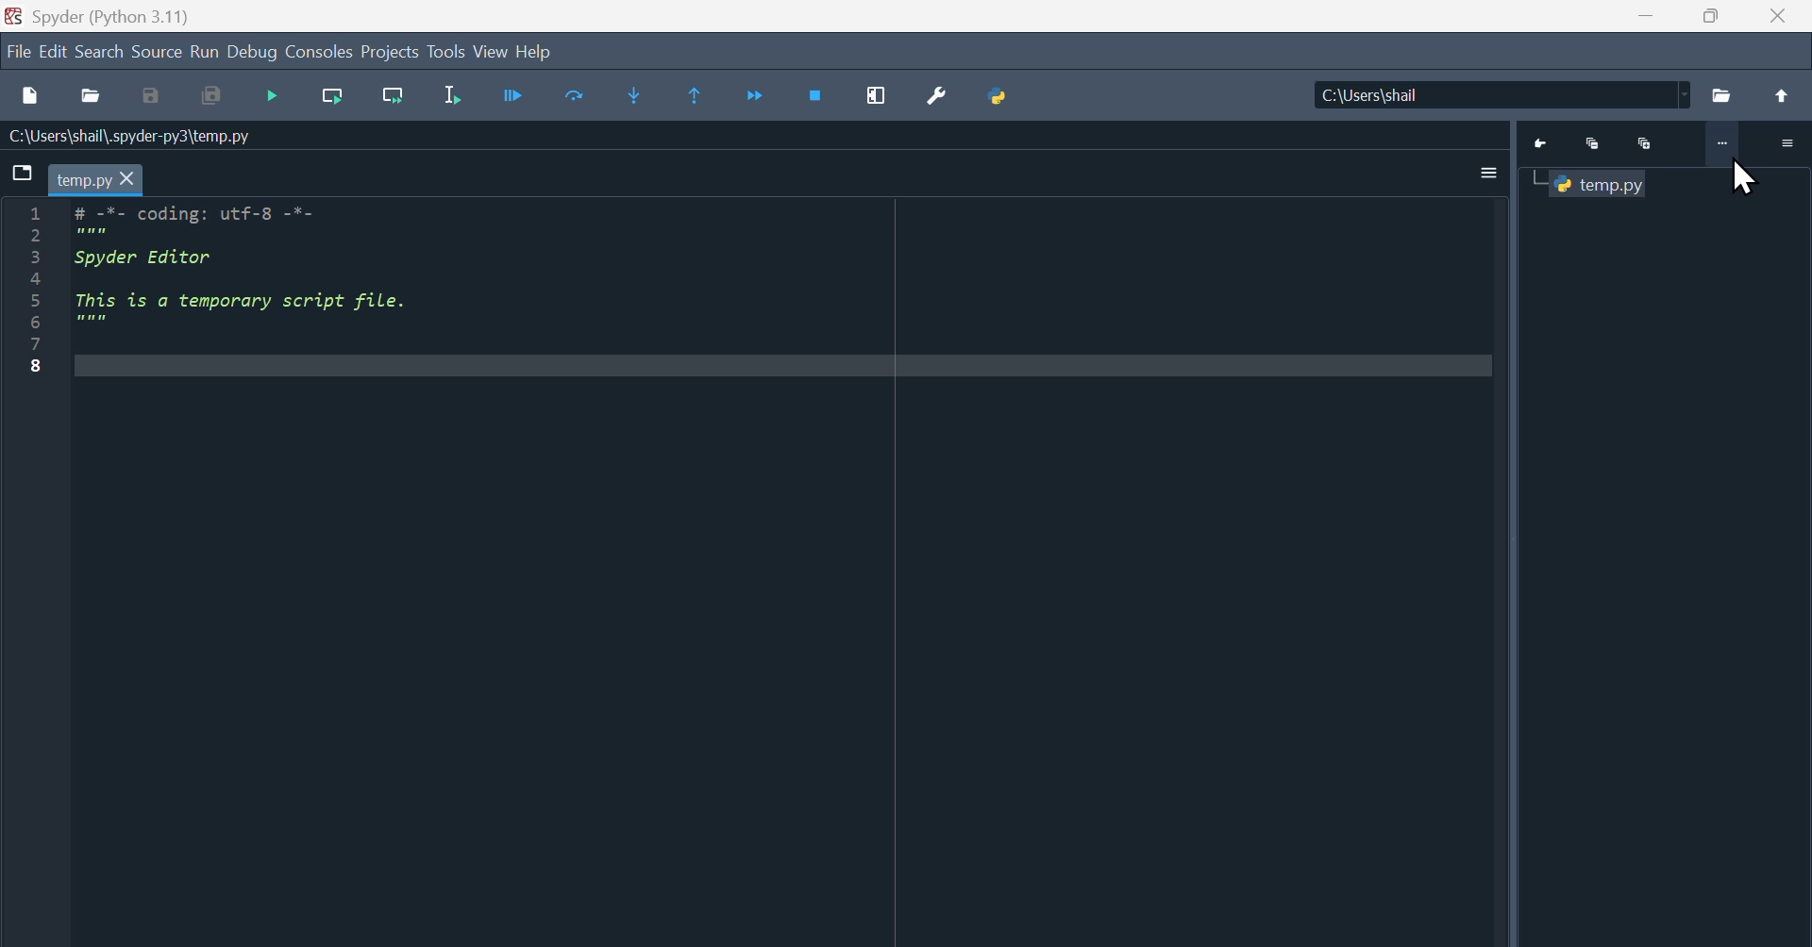  Describe the element at coordinates (29, 96) in the screenshot. I see `New files` at that location.